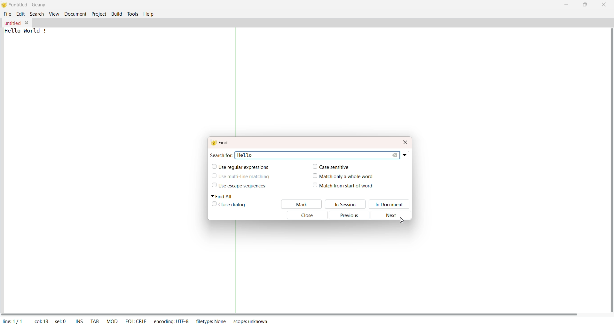 The width and height of the screenshot is (614, 325). I want to click on Close Dialog Box, so click(405, 142).